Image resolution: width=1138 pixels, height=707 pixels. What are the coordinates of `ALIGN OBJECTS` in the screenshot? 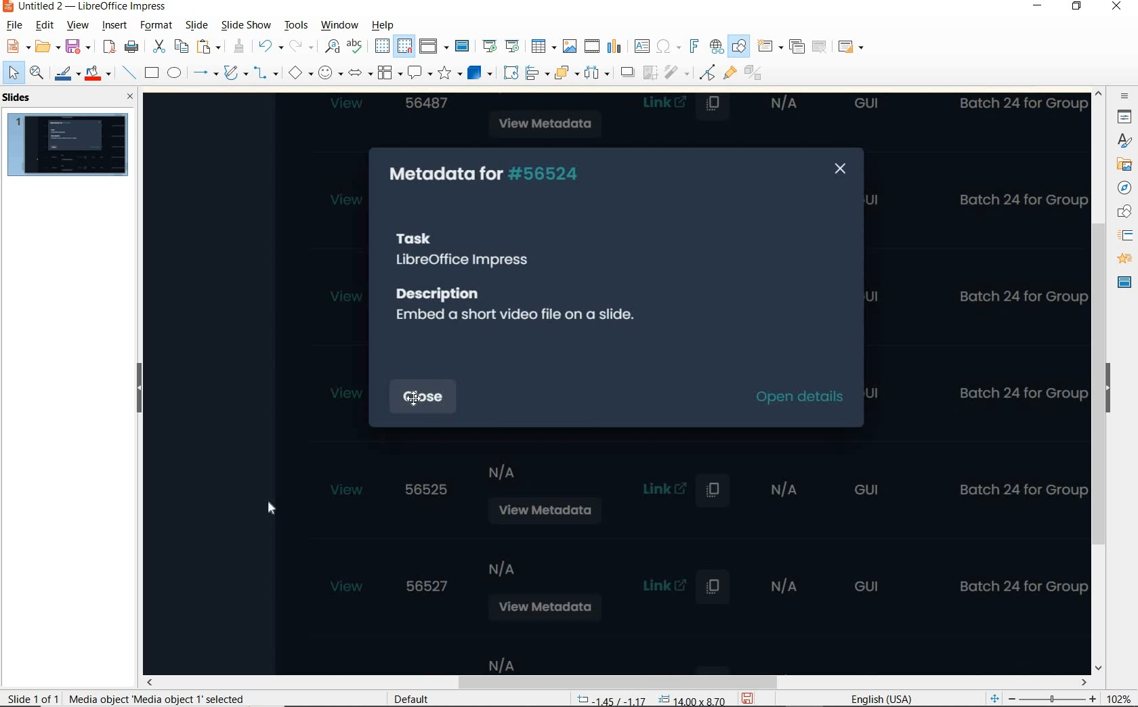 It's located at (536, 74).